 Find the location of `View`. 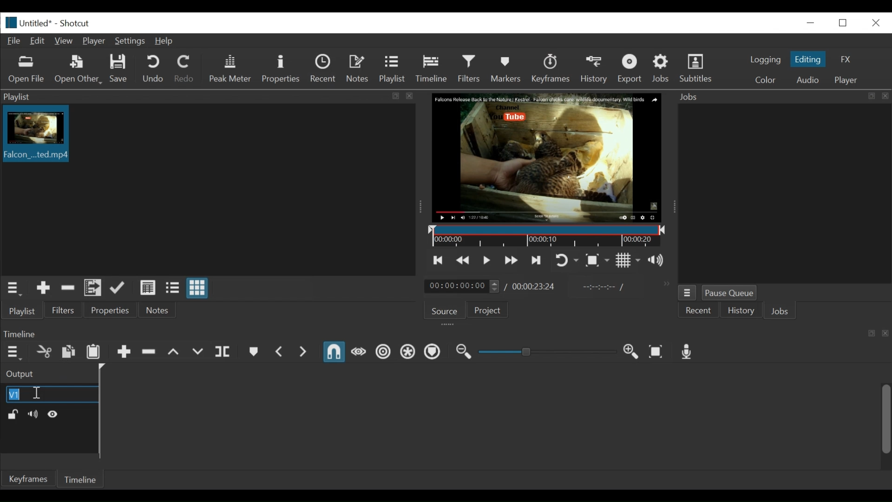

View is located at coordinates (65, 40).